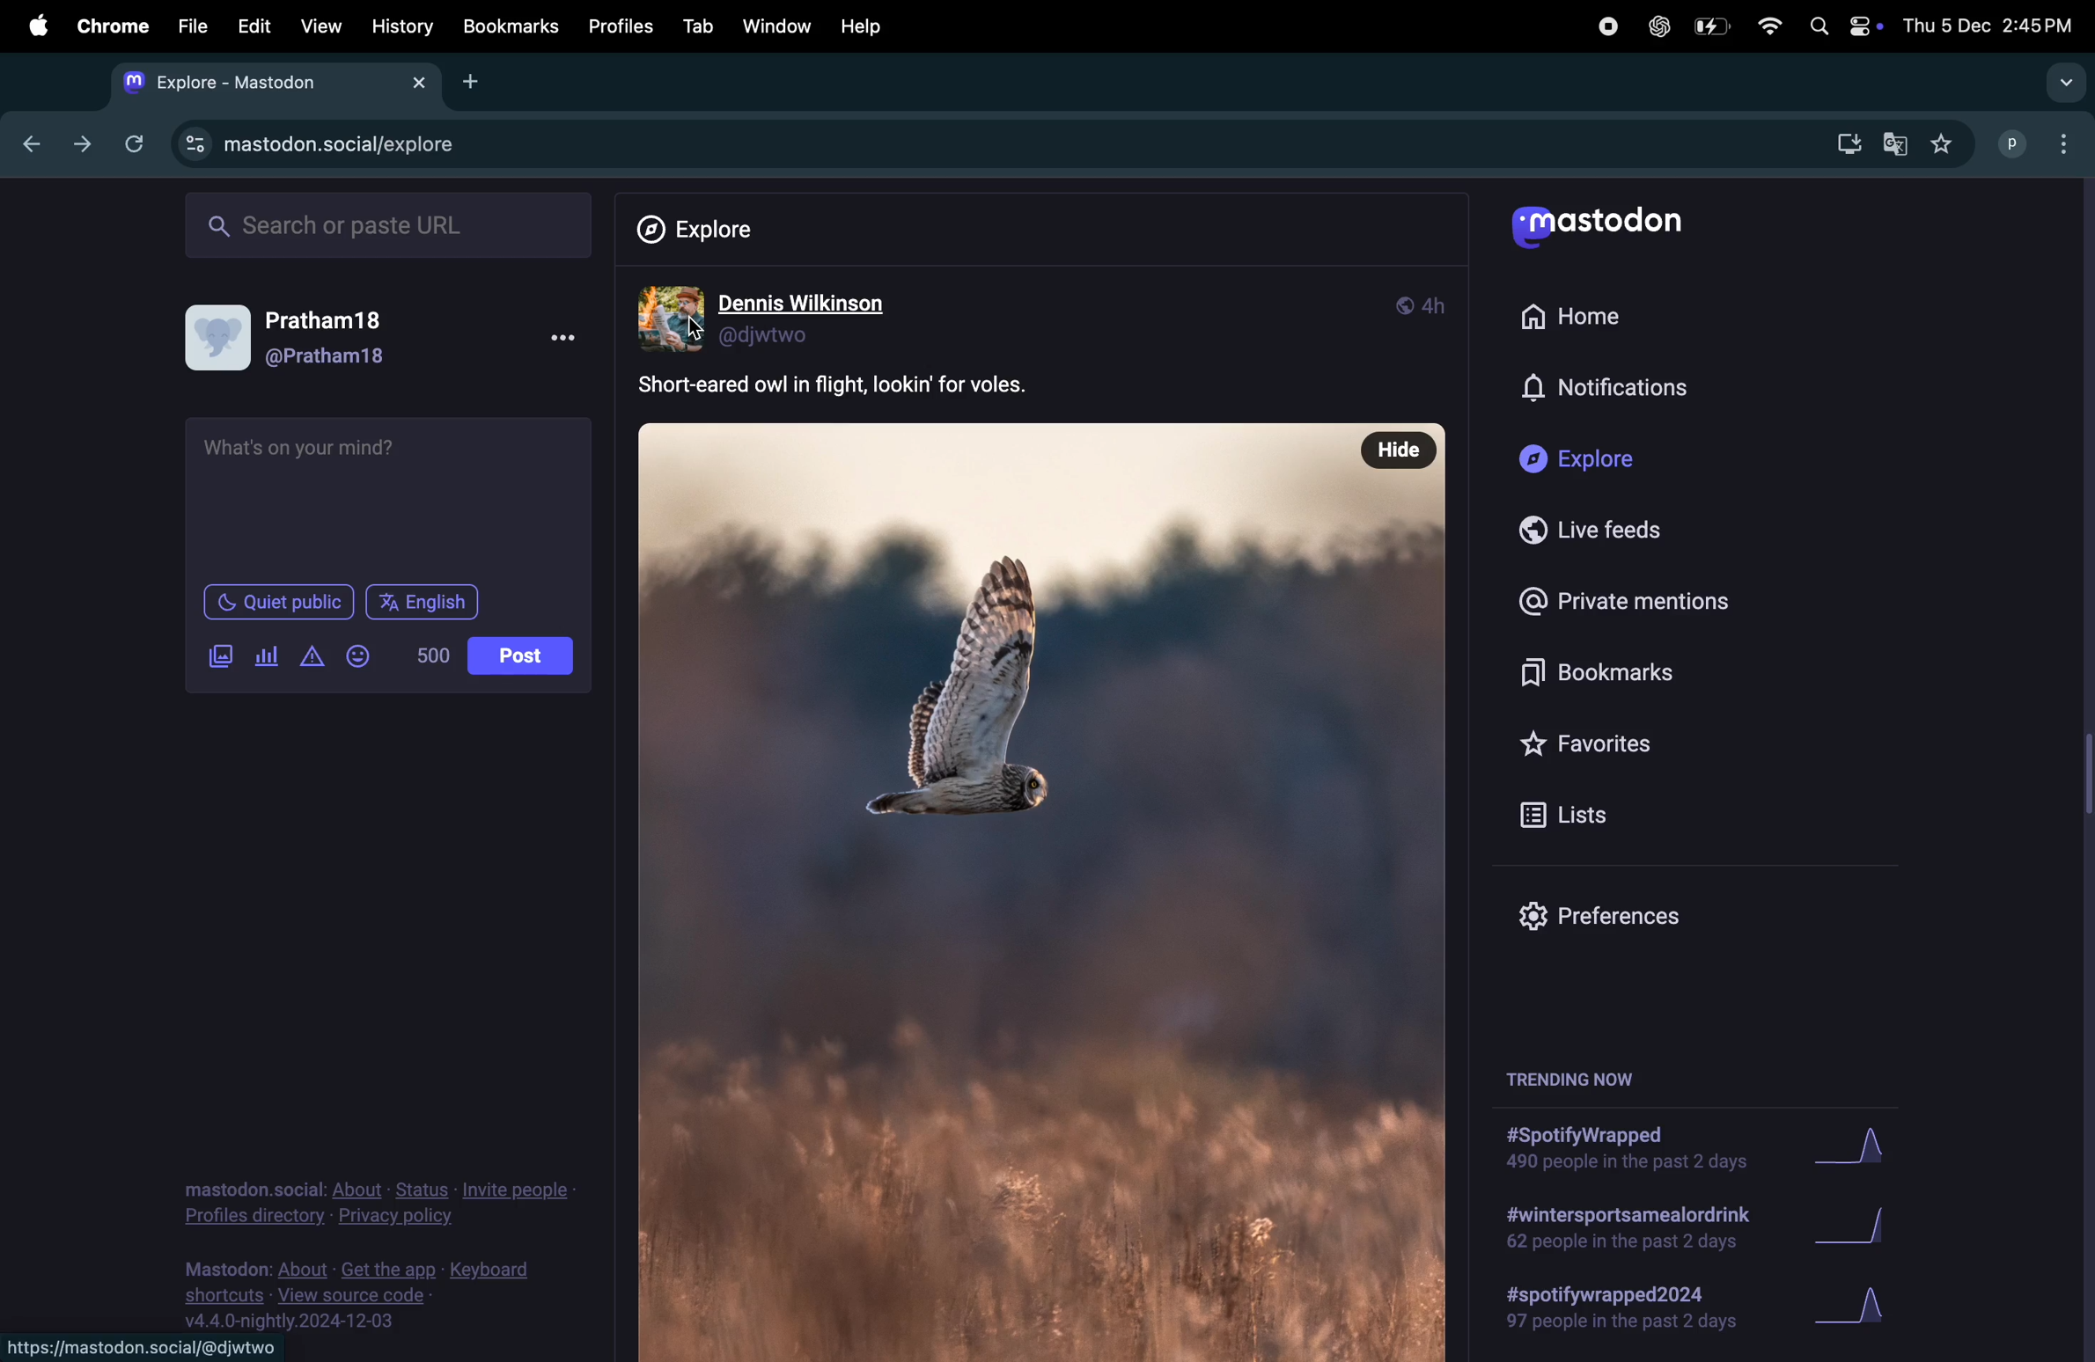 This screenshot has height=1362, width=2095. What do you see at coordinates (133, 142) in the screenshot?
I see `refresh` at bounding box center [133, 142].